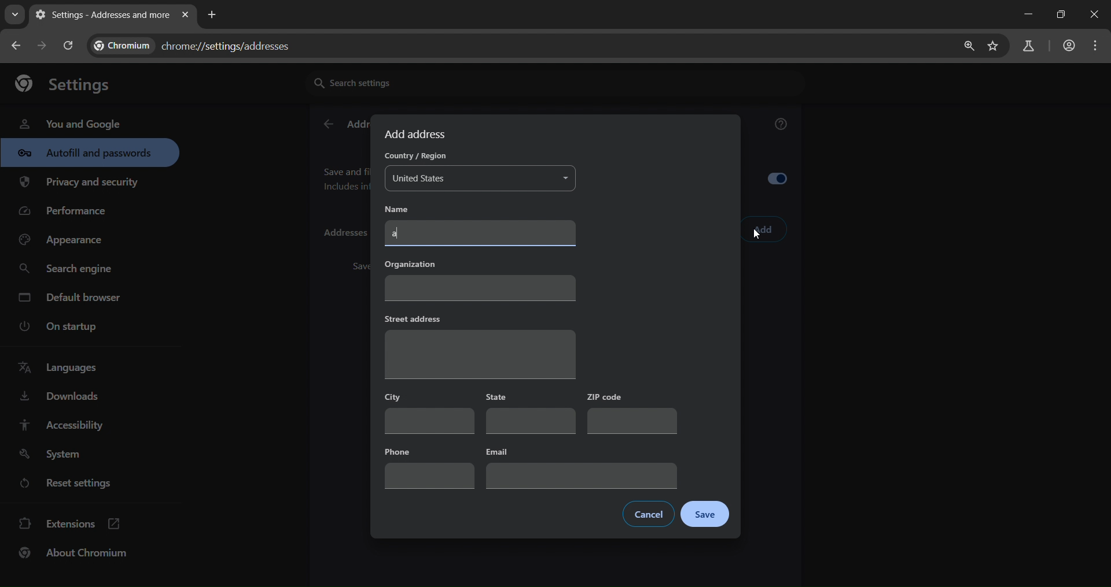 Image resolution: width=1111 pixels, height=587 pixels. Describe the element at coordinates (65, 240) in the screenshot. I see `appearance` at that location.